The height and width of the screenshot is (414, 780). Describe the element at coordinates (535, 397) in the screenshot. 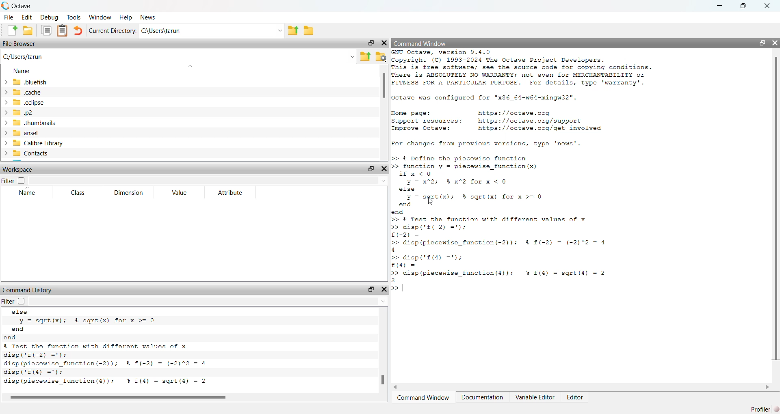

I see `Variable Editor` at that location.